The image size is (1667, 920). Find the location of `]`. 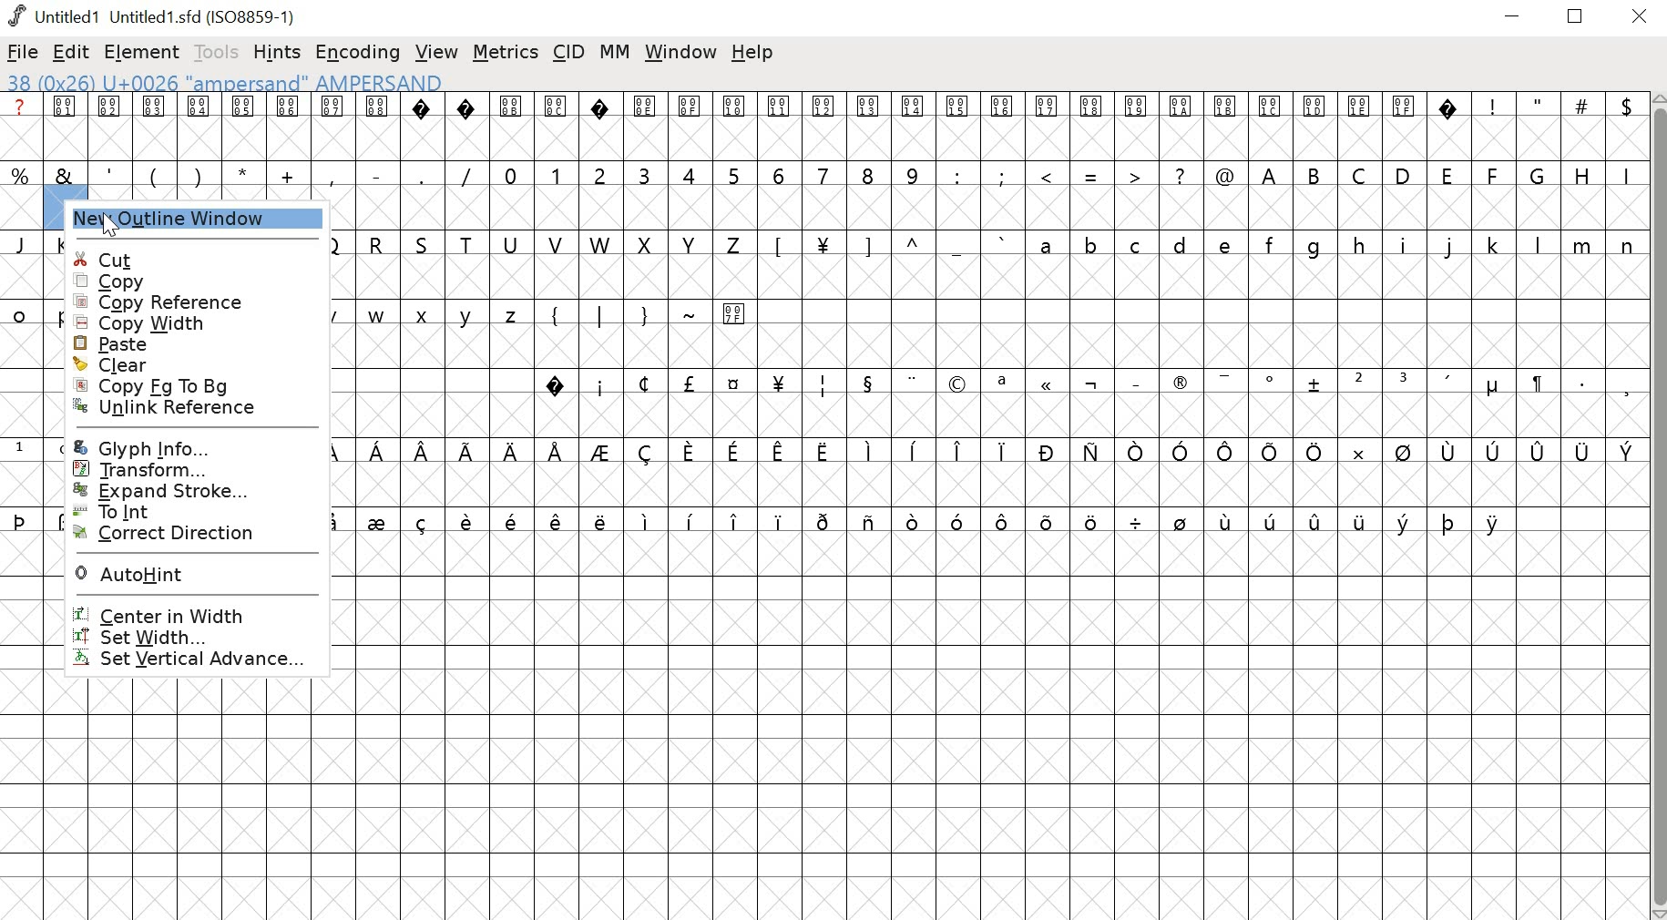

] is located at coordinates (869, 244).